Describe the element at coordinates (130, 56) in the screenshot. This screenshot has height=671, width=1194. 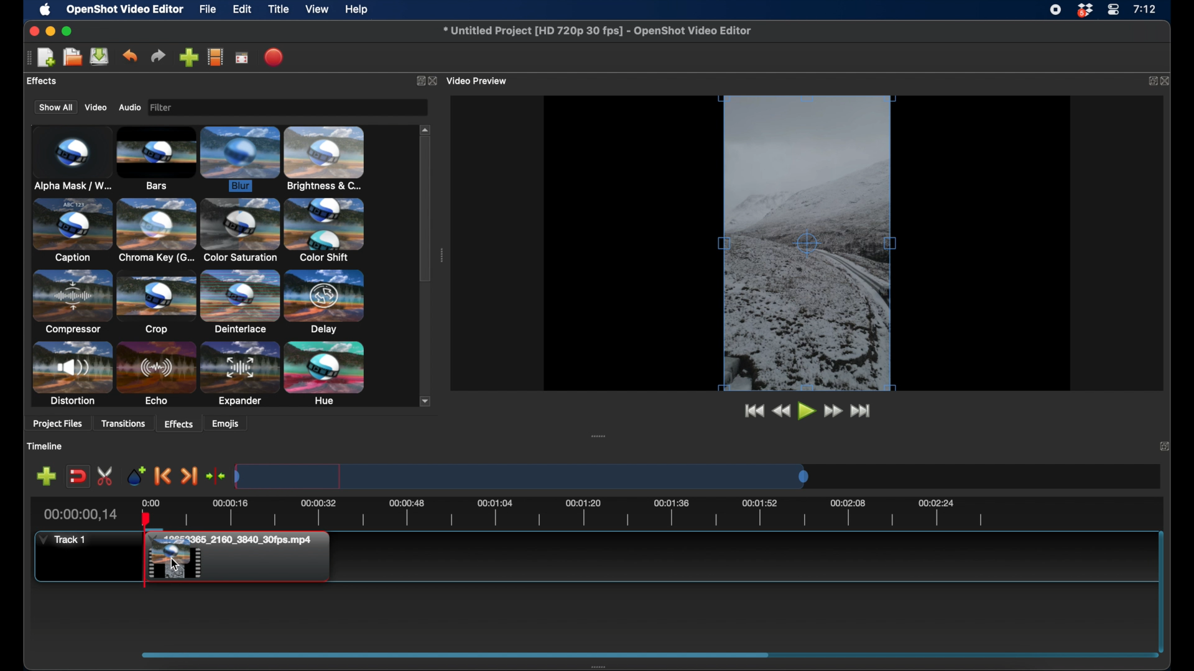
I see `undo` at that location.